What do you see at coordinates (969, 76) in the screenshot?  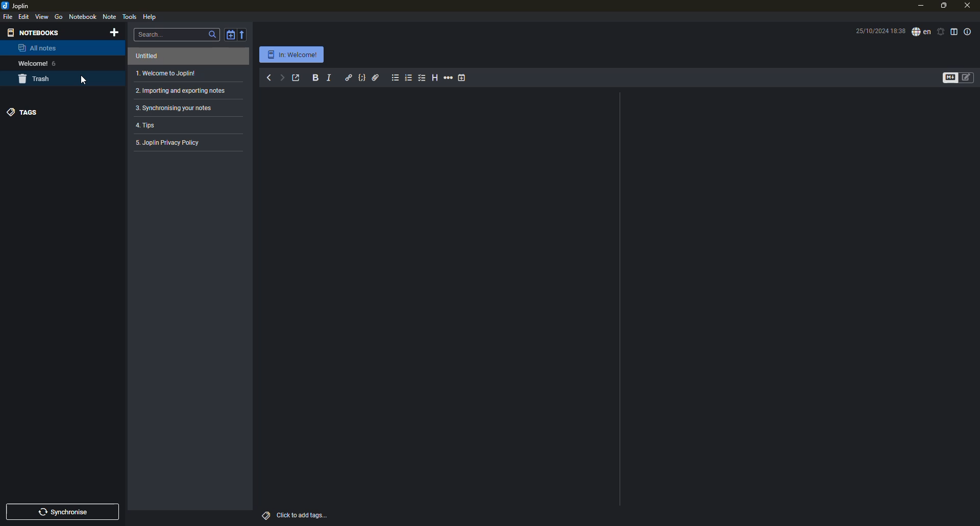 I see `toggle editors` at bounding box center [969, 76].